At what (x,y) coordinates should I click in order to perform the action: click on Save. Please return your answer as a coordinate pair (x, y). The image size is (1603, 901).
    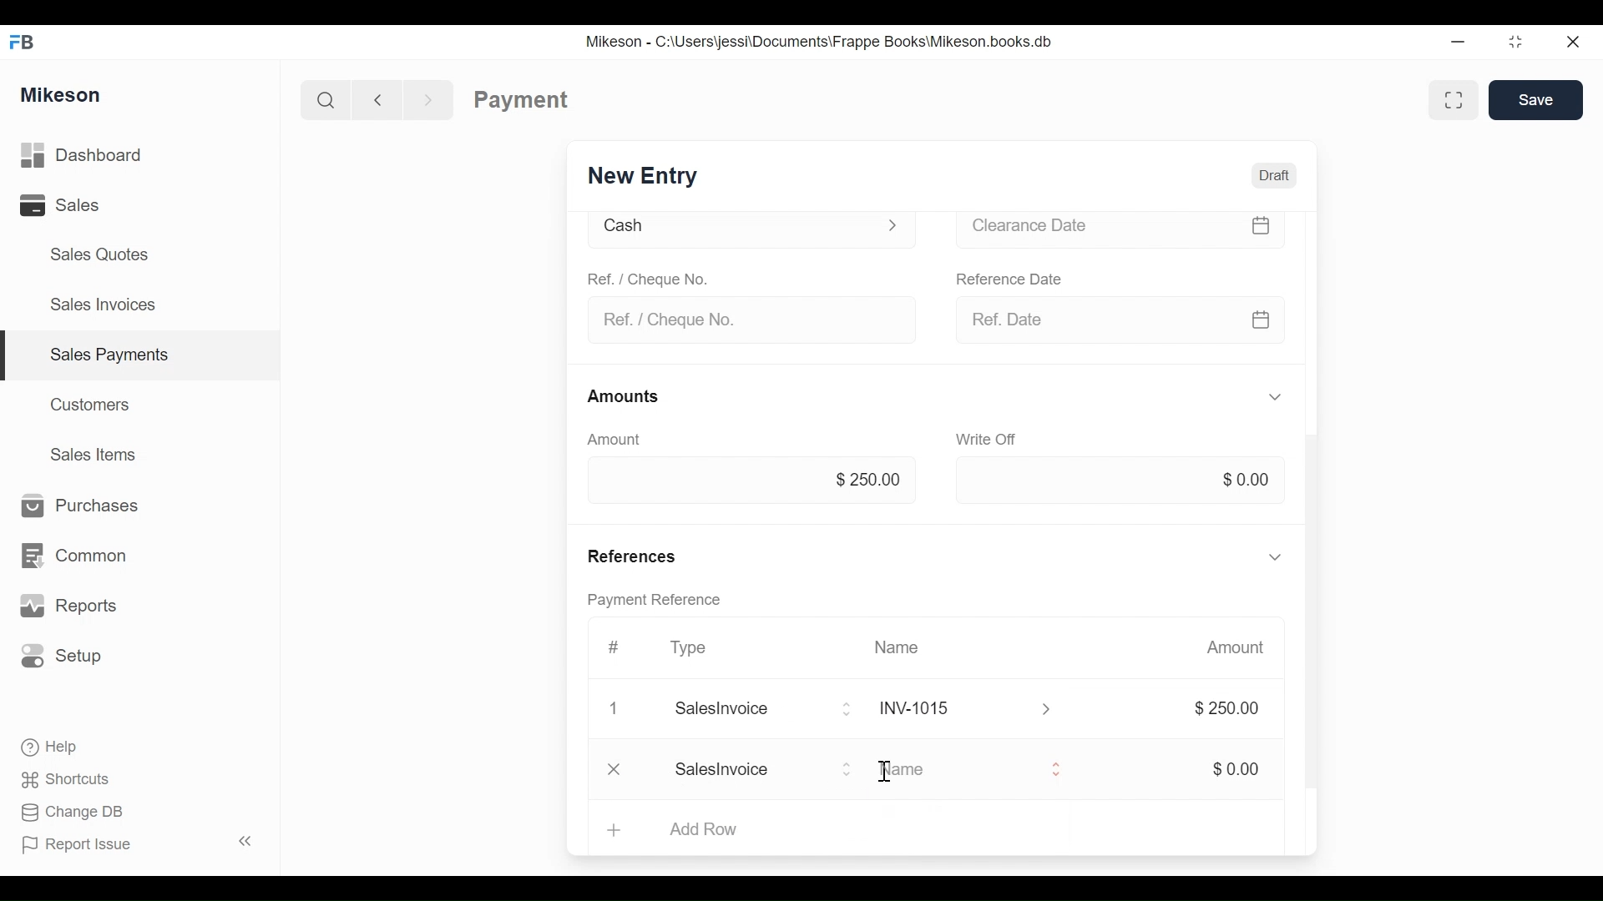
    Looking at the image, I should click on (1539, 101).